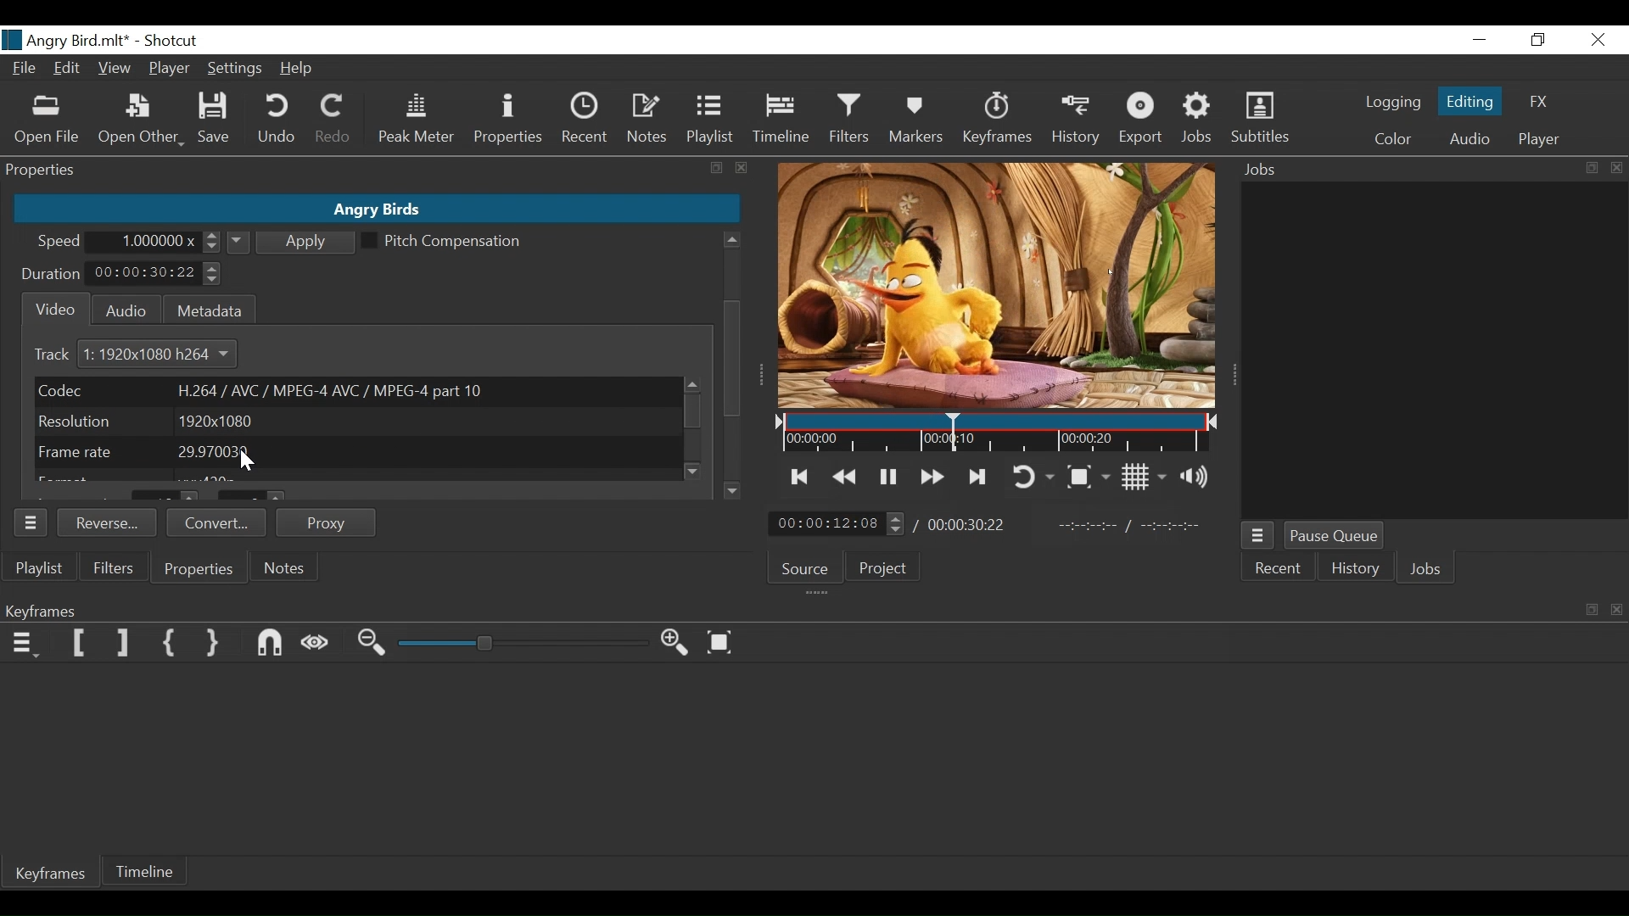  I want to click on Redo, so click(333, 122).